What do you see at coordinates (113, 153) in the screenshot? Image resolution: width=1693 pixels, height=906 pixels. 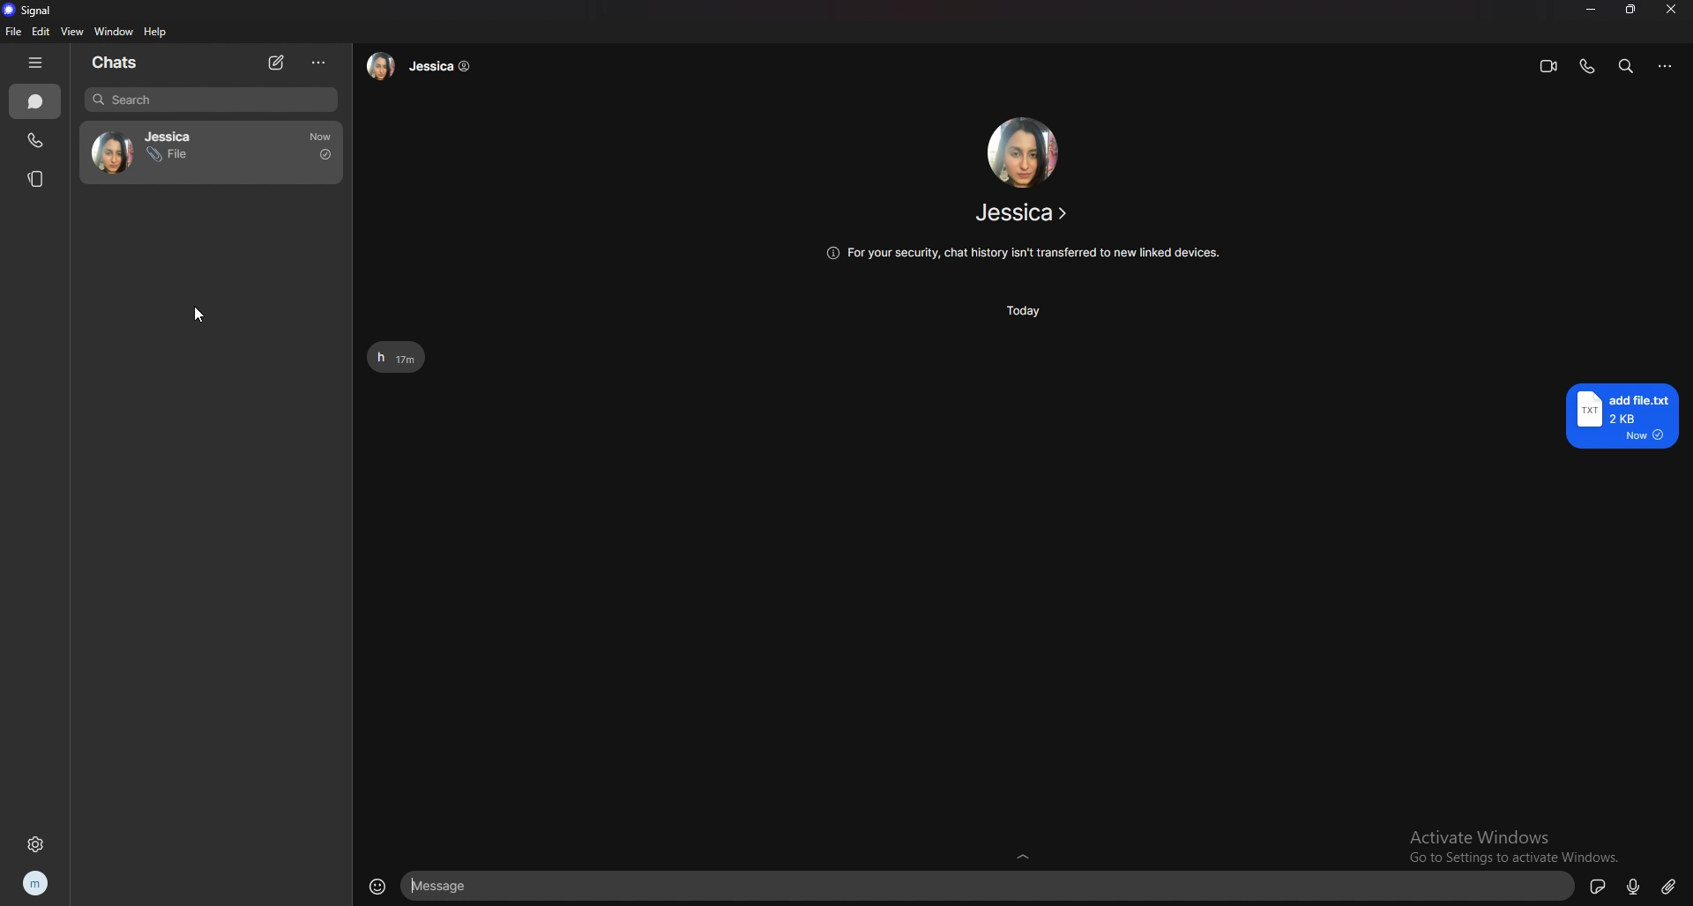 I see `avatar` at bounding box center [113, 153].